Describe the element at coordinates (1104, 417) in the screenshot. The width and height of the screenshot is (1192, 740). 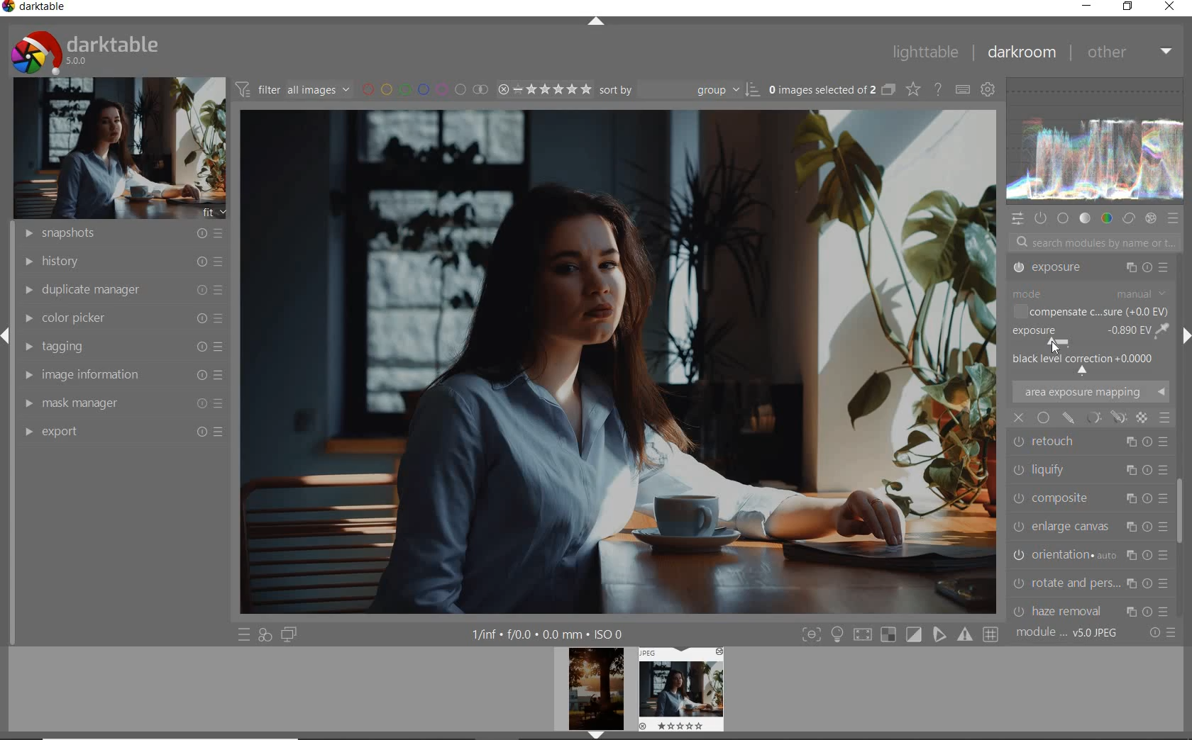
I see `mask options` at that location.